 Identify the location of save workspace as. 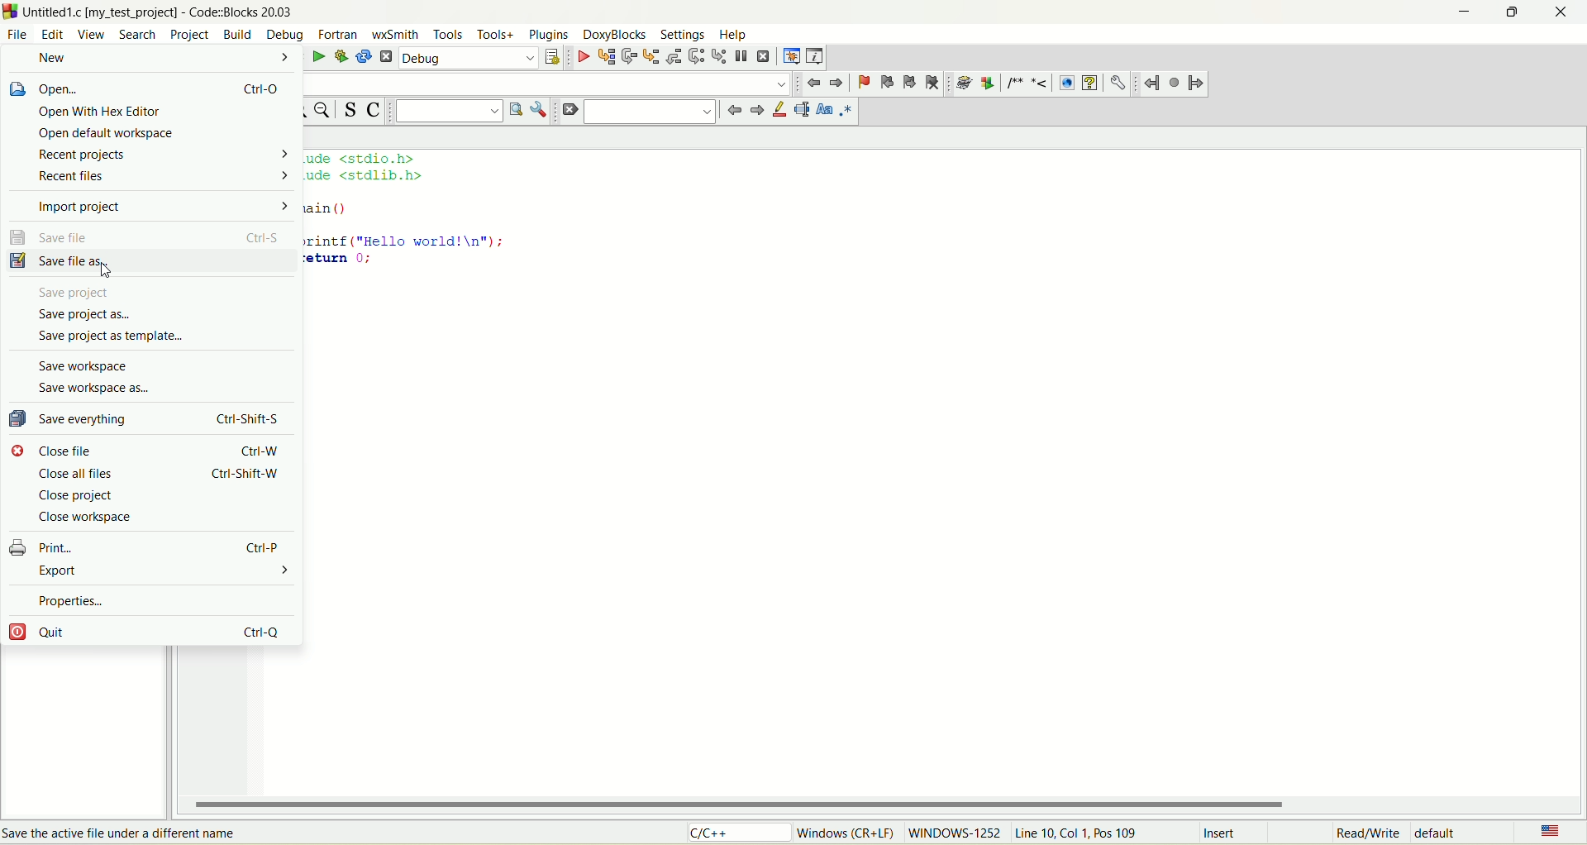
(98, 389).